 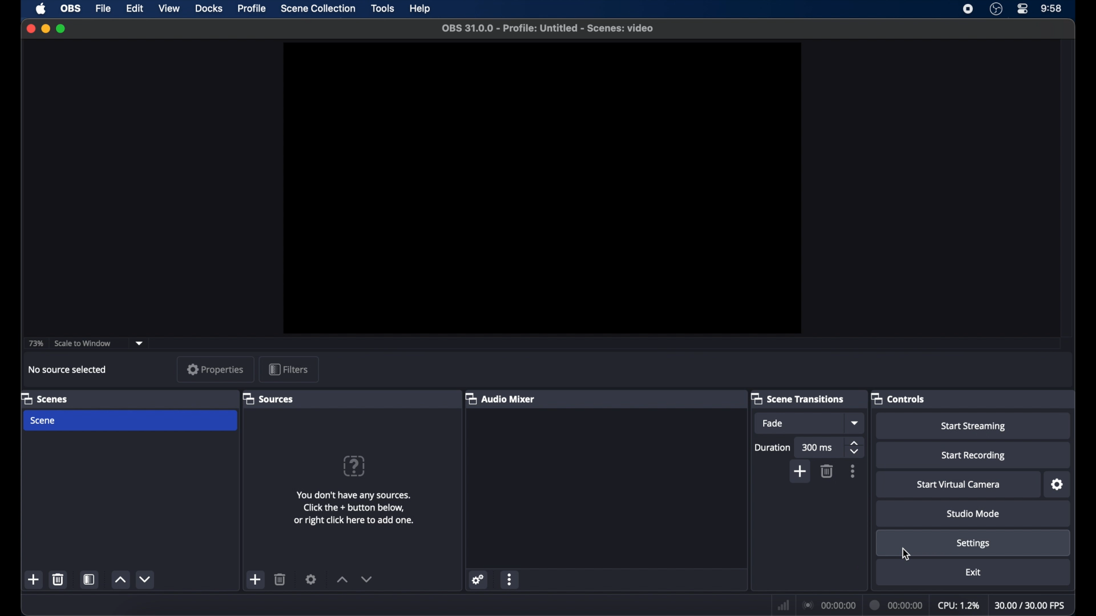 What do you see at coordinates (35, 344) in the screenshot?
I see `73%` at bounding box center [35, 344].